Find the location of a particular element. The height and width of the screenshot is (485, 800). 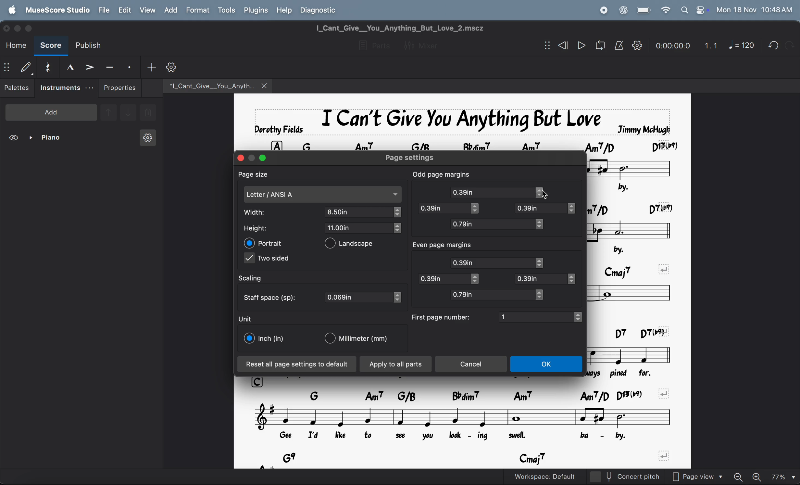

parts is located at coordinates (372, 46).